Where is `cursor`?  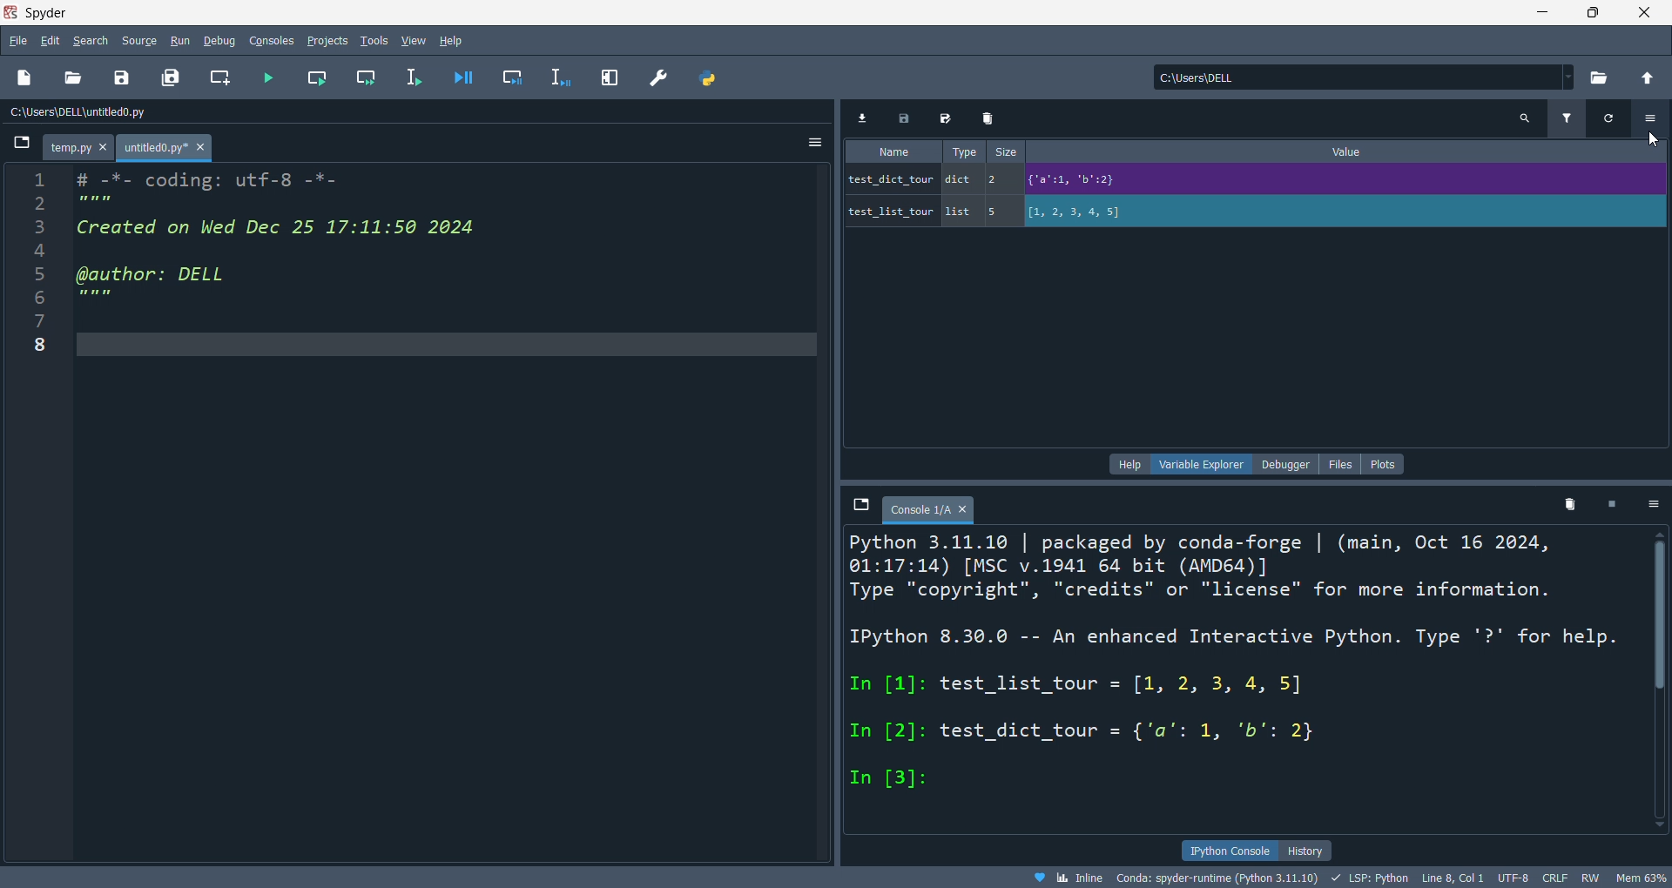
cursor is located at coordinates (1655, 138).